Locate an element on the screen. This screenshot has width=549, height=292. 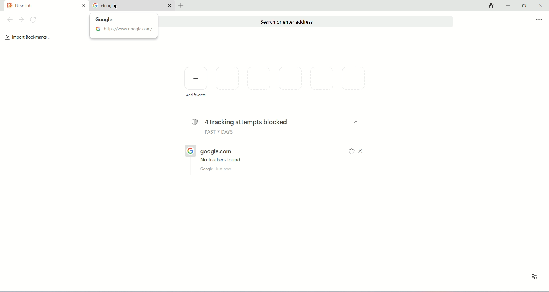
new tab is located at coordinates (183, 6).